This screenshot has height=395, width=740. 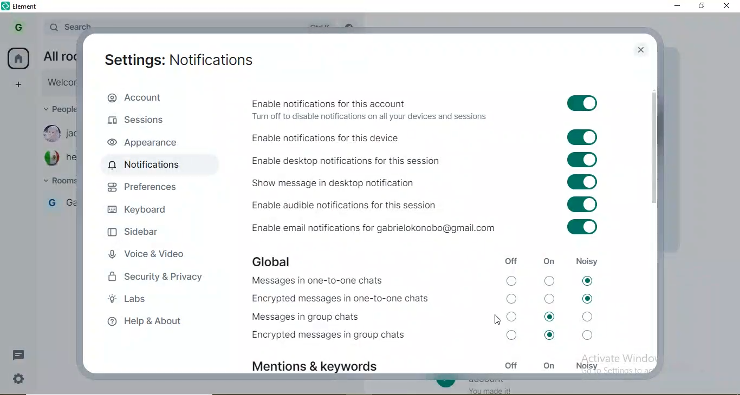 I want to click on on, so click(x=550, y=260).